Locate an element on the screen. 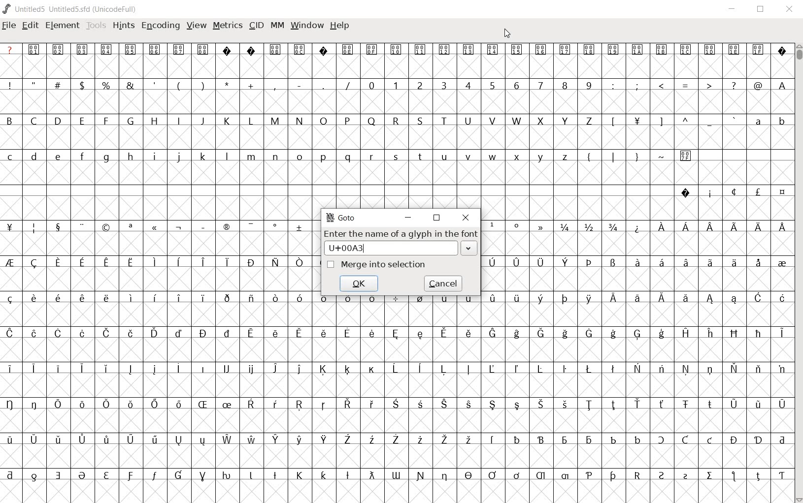 The image size is (803, 503). Symbol is located at coordinates (155, 49).